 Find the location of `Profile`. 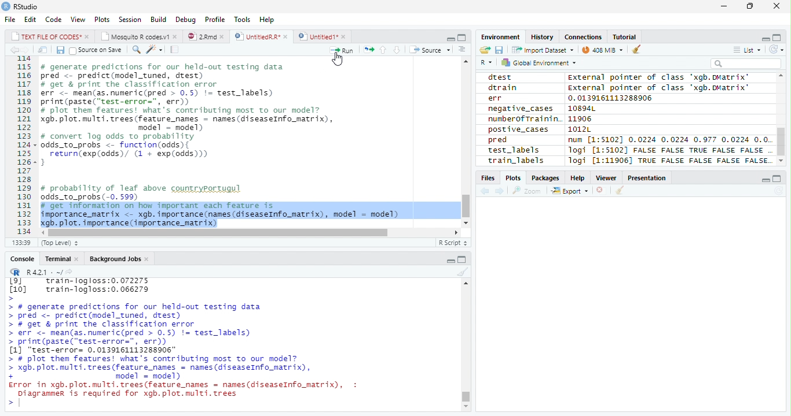

Profile is located at coordinates (215, 19).